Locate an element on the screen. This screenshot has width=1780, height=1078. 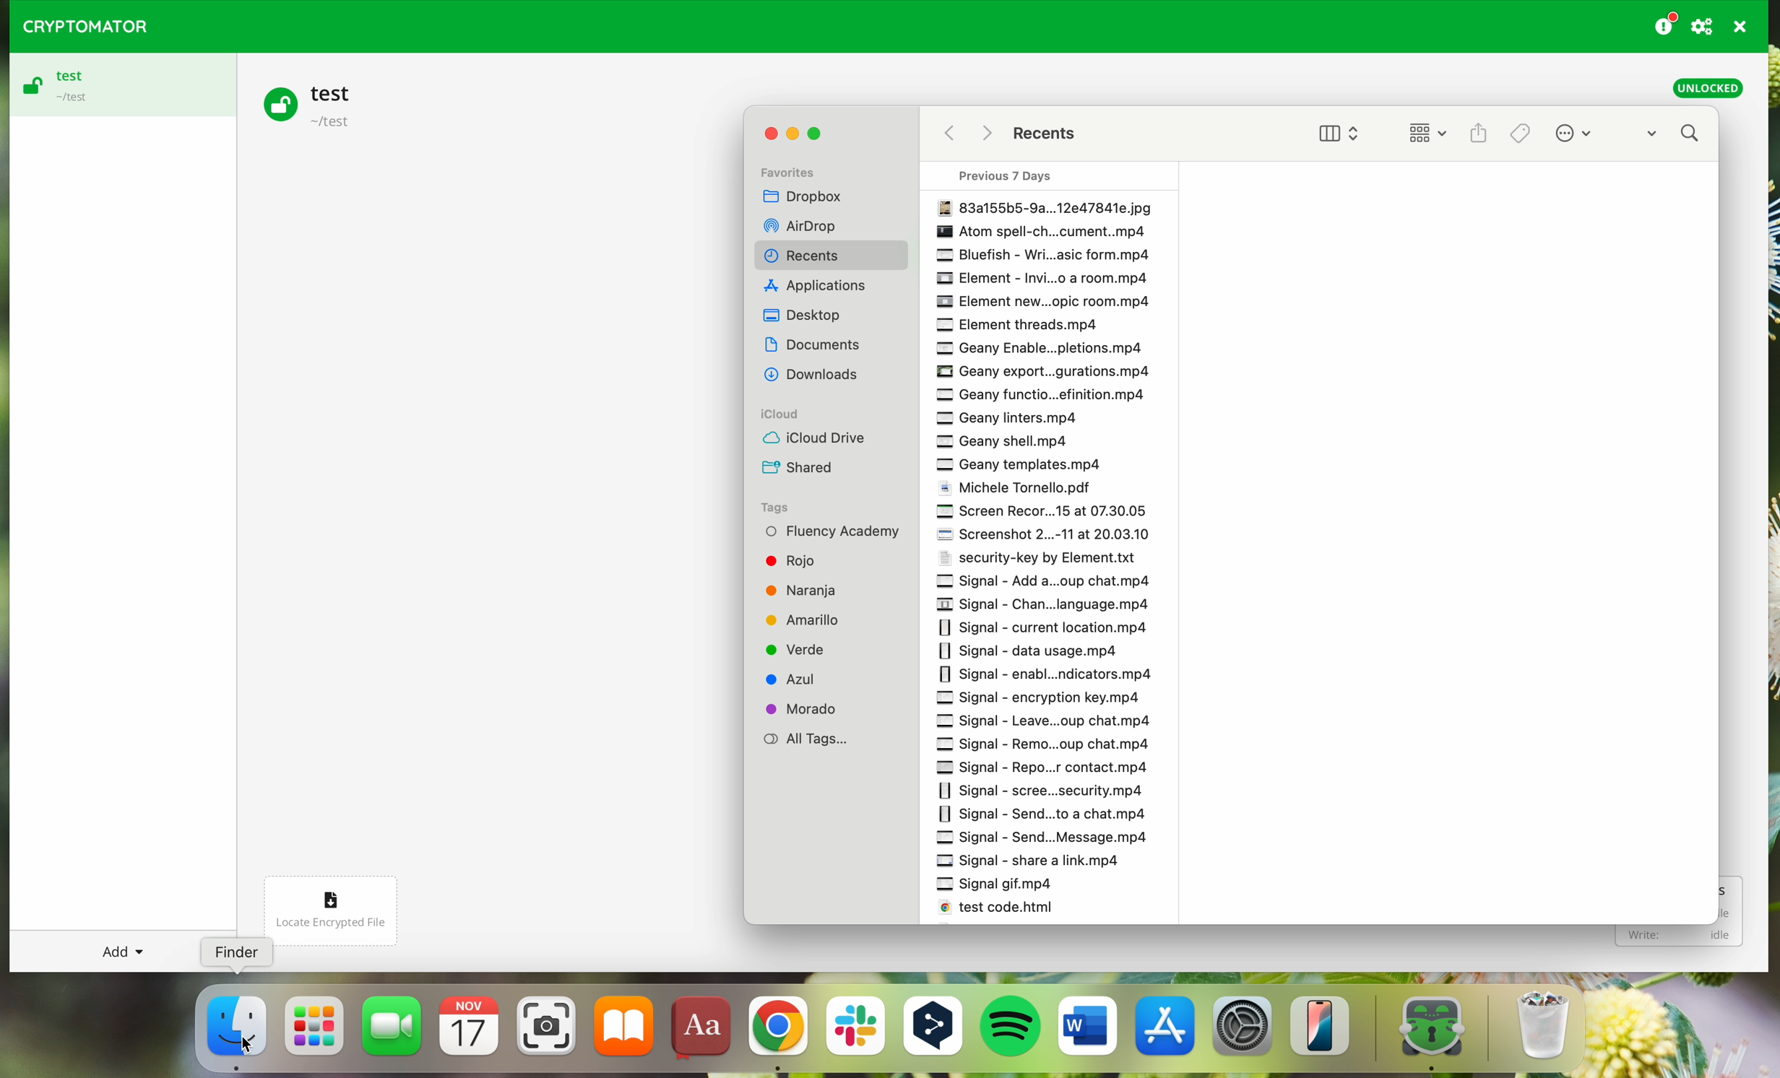
preferences is located at coordinates (1704, 26).